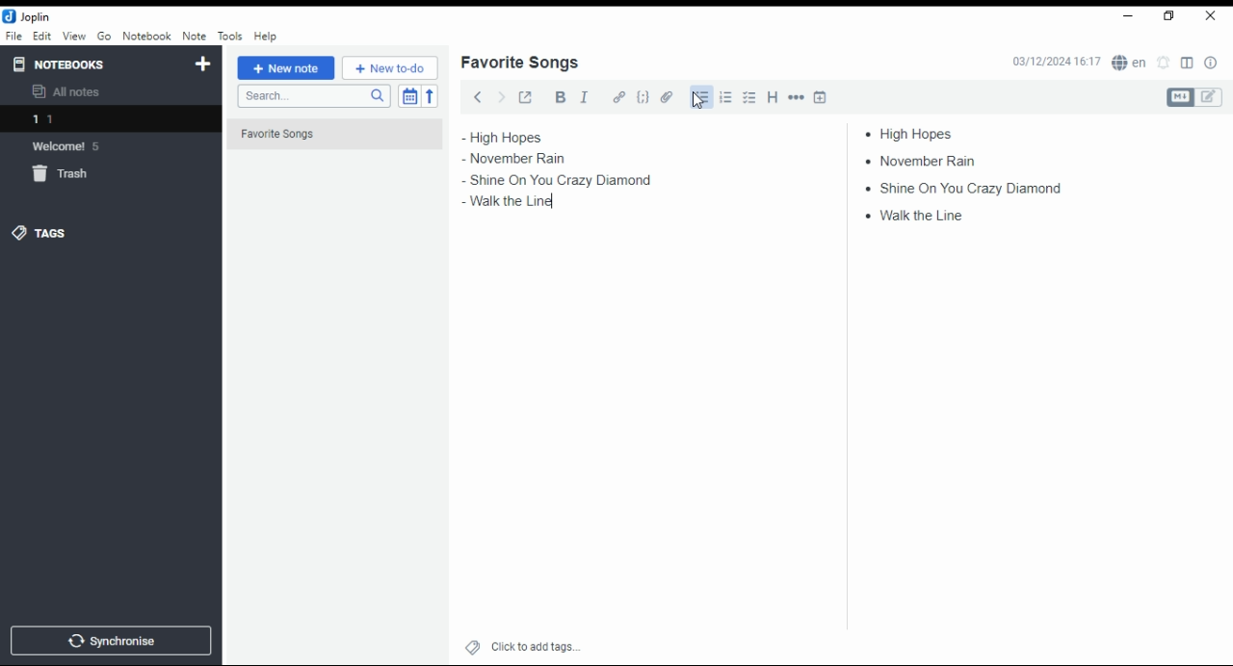  What do you see at coordinates (1194, 97) in the screenshot?
I see `toggle editors` at bounding box center [1194, 97].